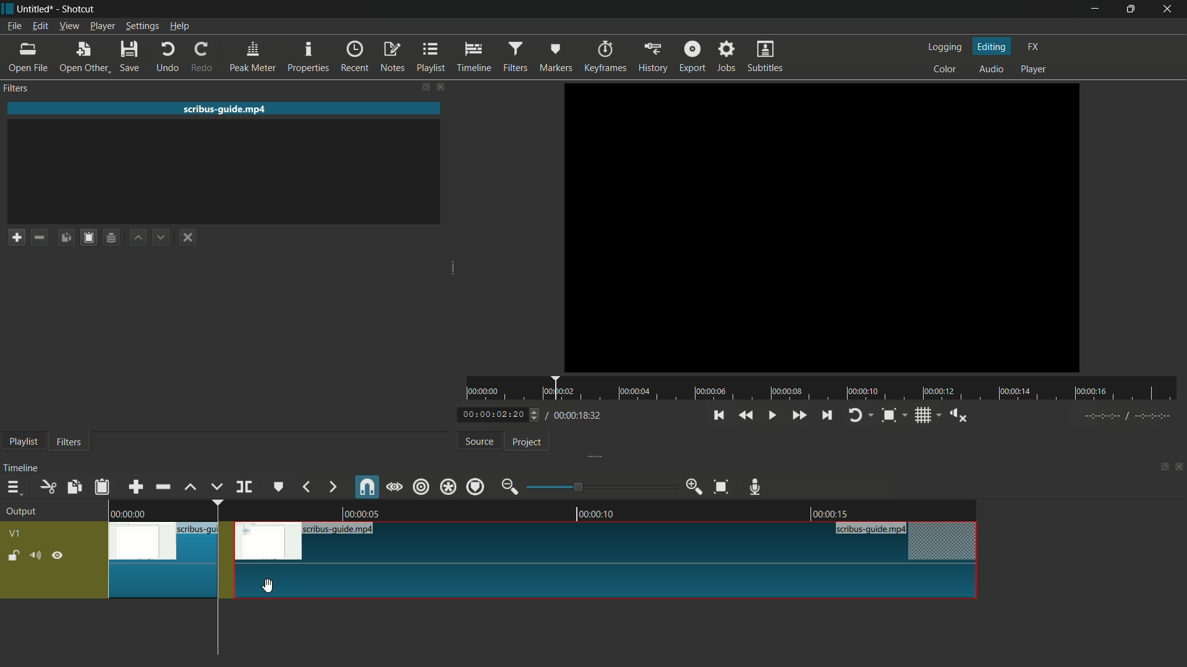 The height and width of the screenshot is (667, 1187). Describe the element at coordinates (25, 56) in the screenshot. I see `open file` at that location.